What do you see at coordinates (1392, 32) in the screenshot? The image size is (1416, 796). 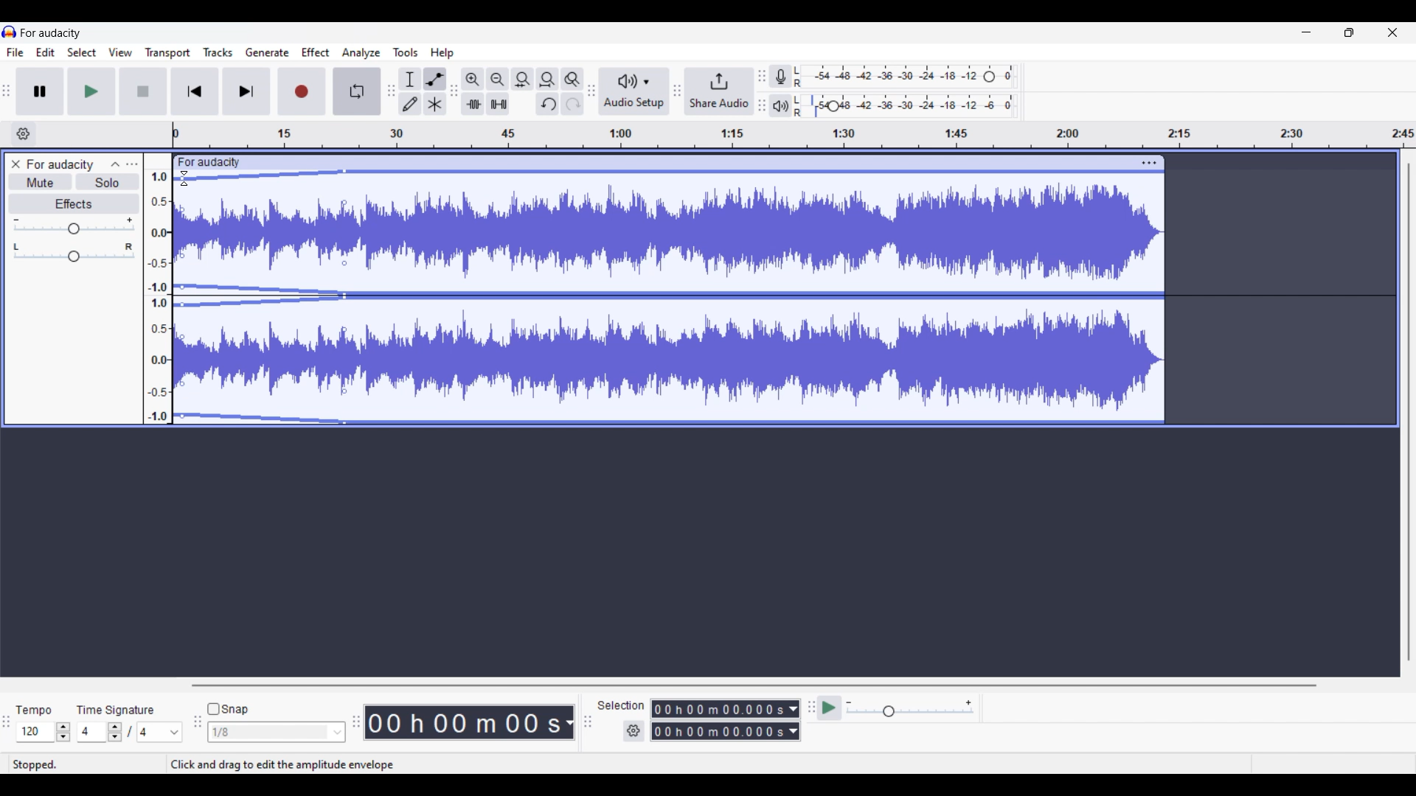 I see `Close interface` at bounding box center [1392, 32].